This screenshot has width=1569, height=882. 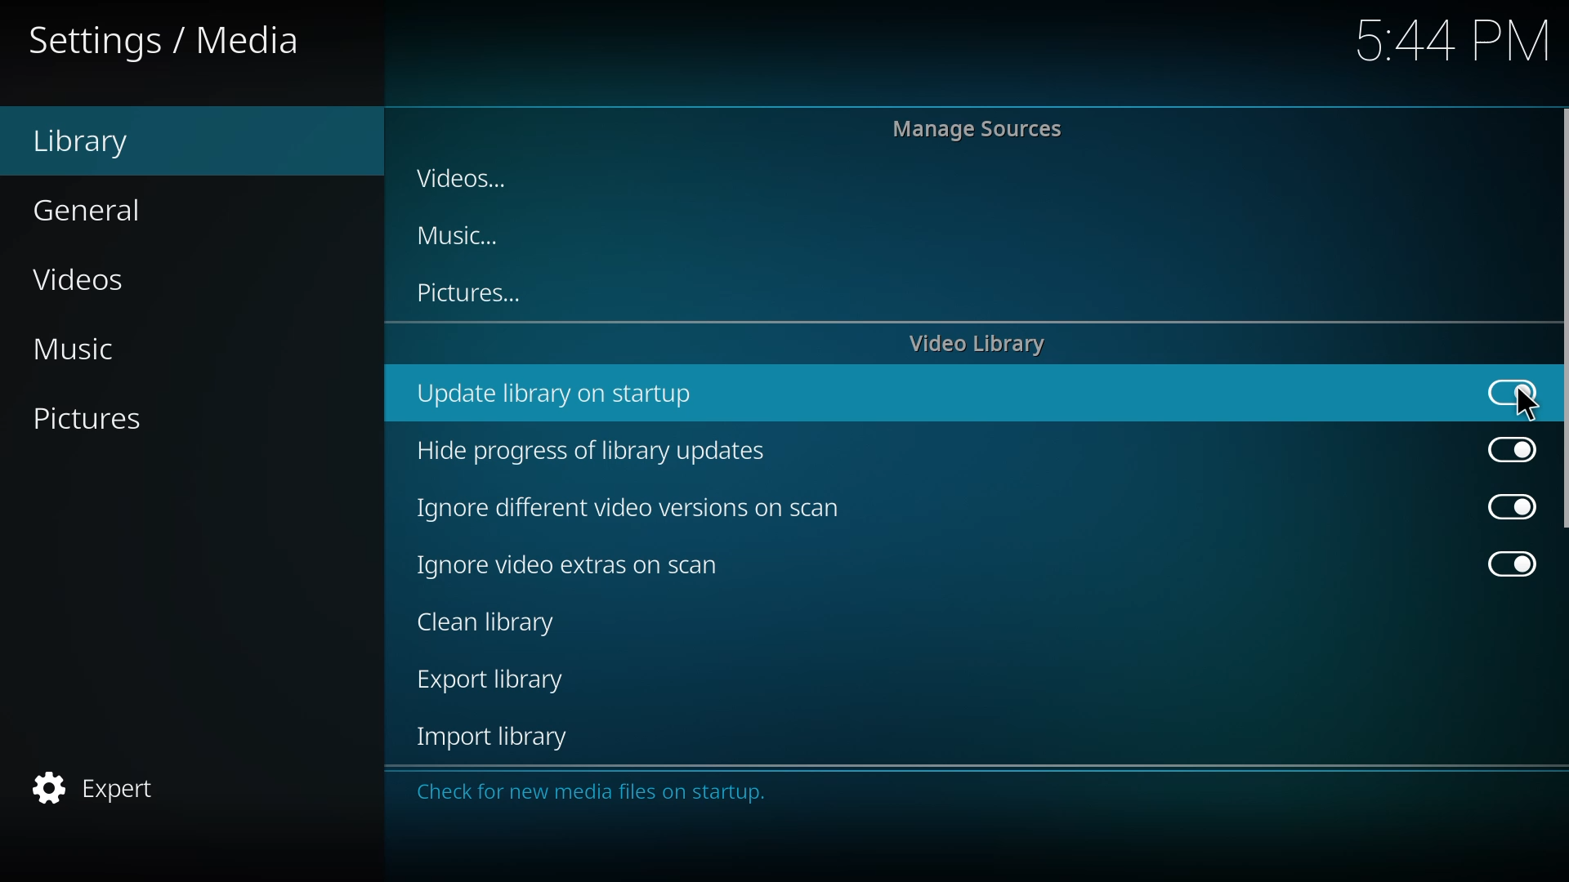 I want to click on videos, so click(x=468, y=178).